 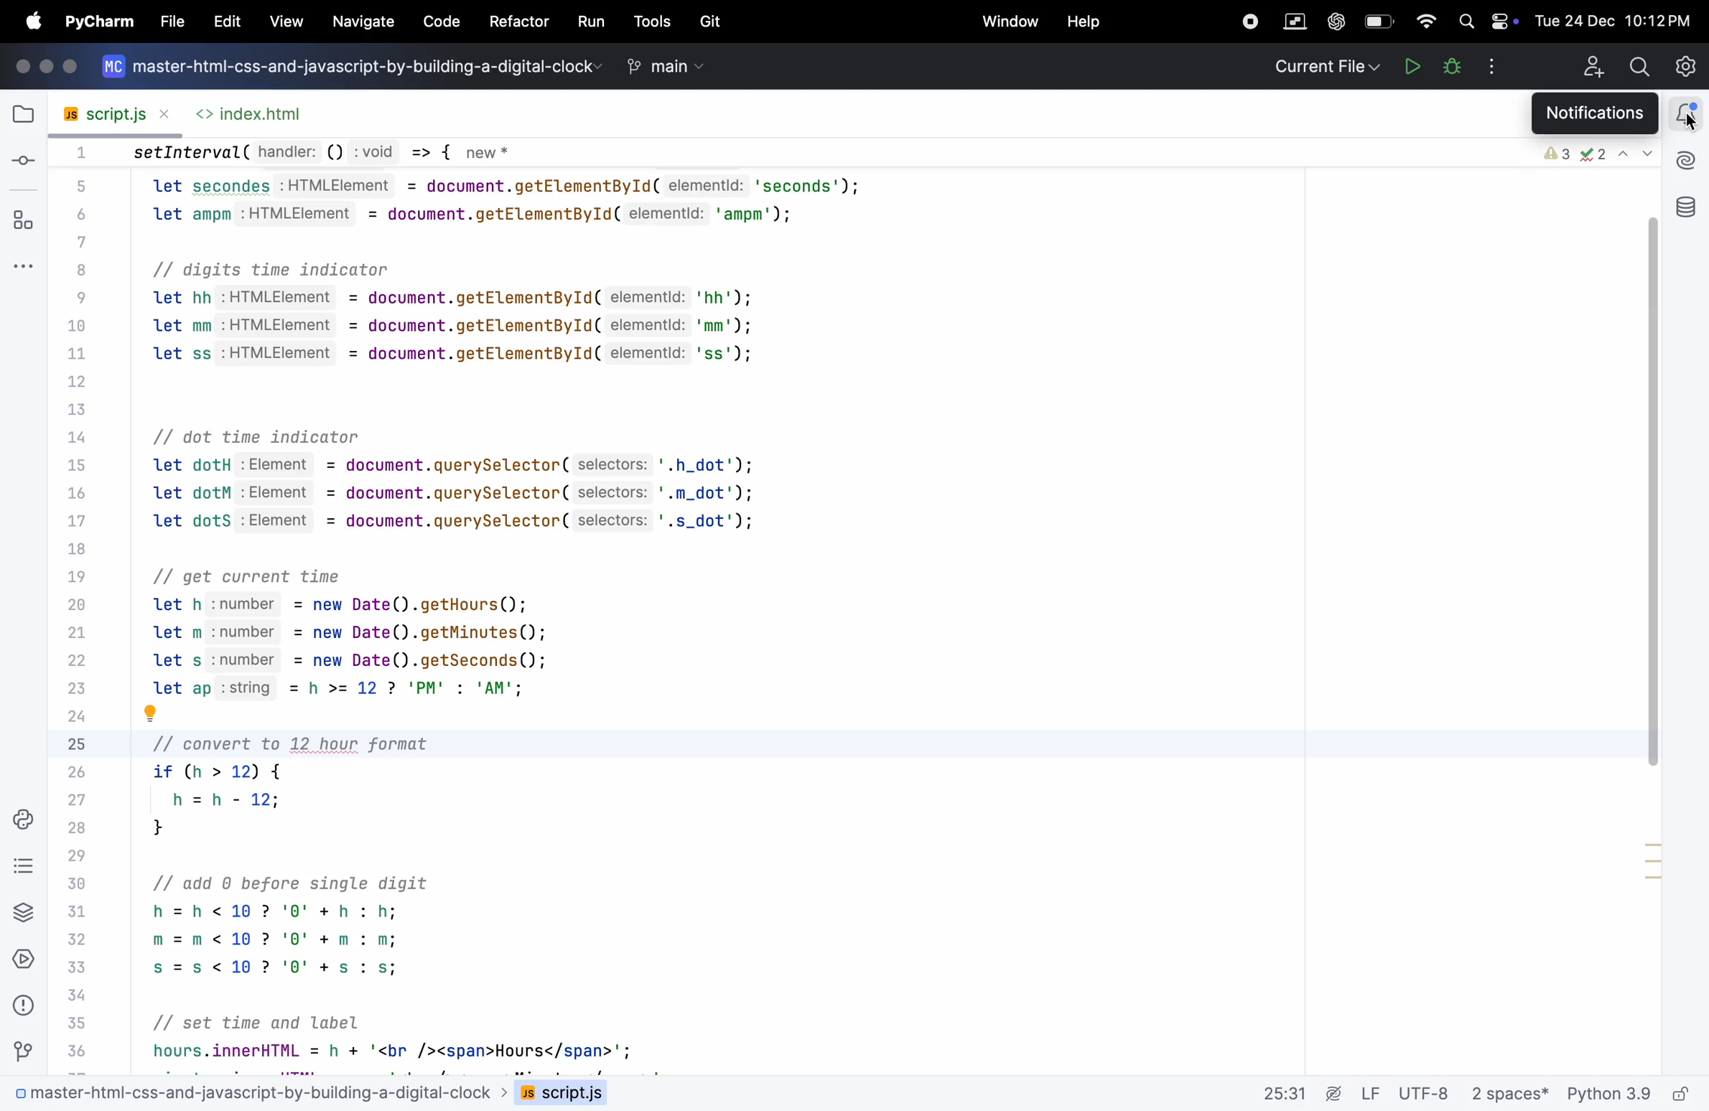 What do you see at coordinates (651, 21) in the screenshot?
I see `tools` at bounding box center [651, 21].